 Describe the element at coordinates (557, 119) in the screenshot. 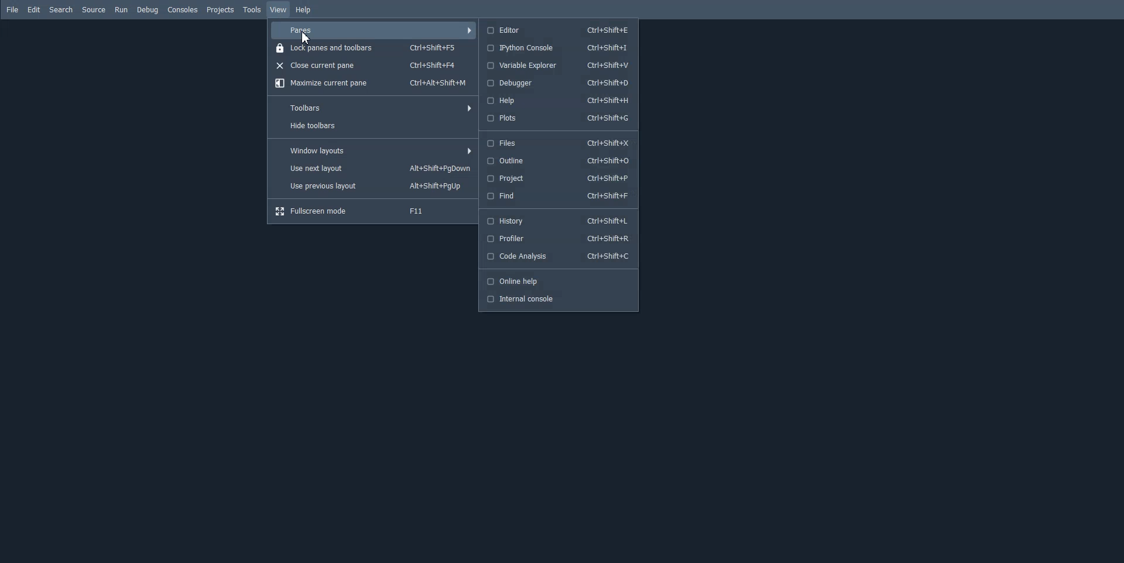

I see `Plot` at that location.